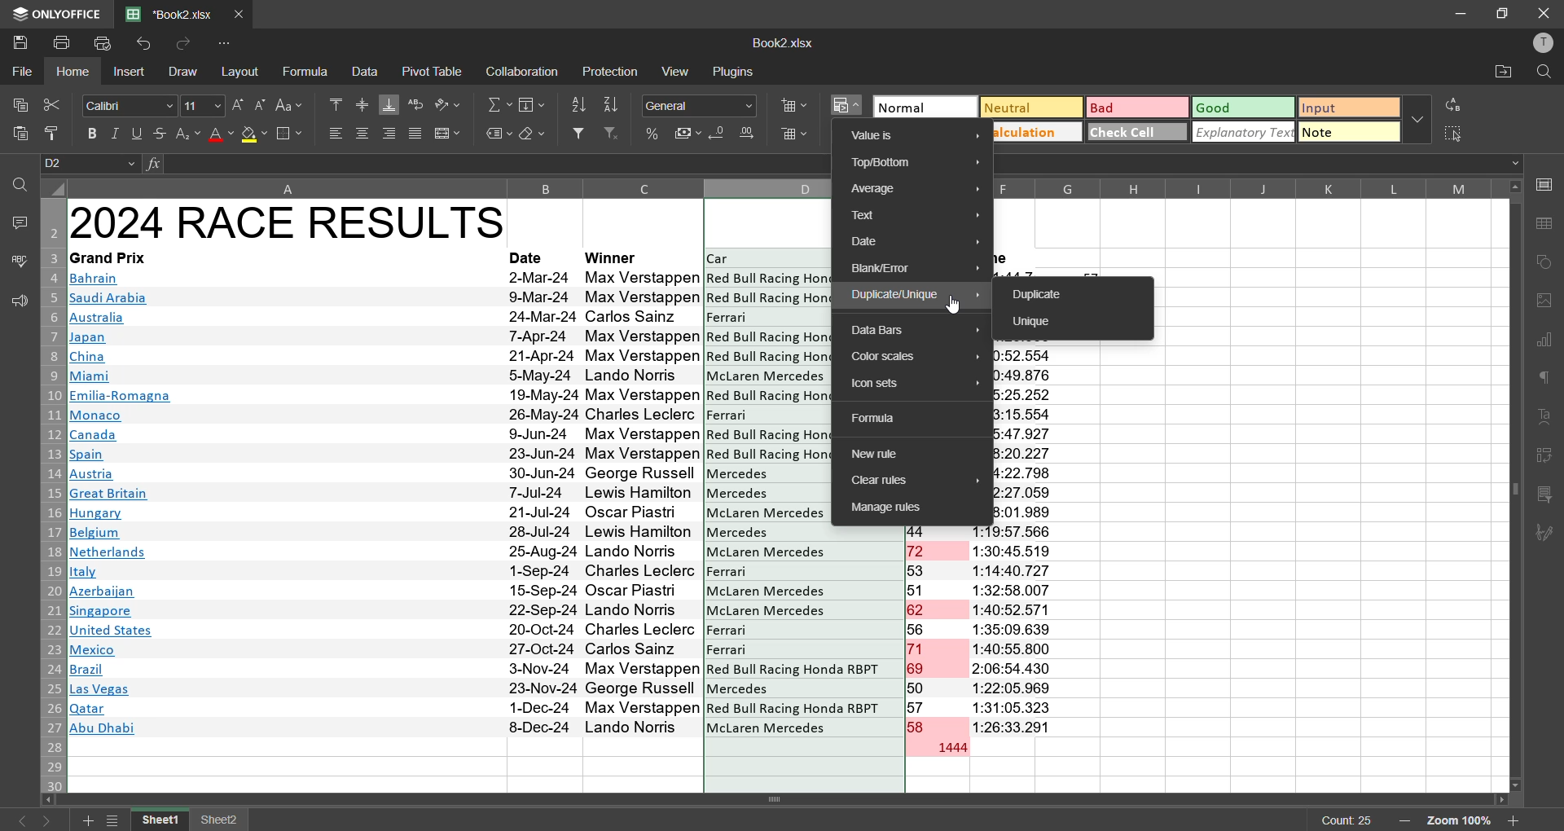 The width and height of the screenshot is (1564, 831). I want to click on bad, so click(1130, 111).